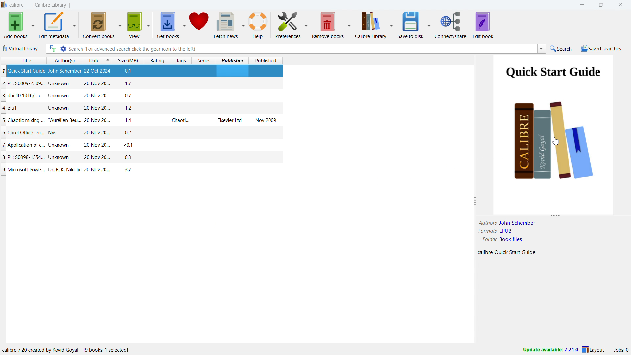 Image resolution: width=631 pixels, height=355 pixels. What do you see at coordinates (129, 95) in the screenshot?
I see `0.7` at bounding box center [129, 95].